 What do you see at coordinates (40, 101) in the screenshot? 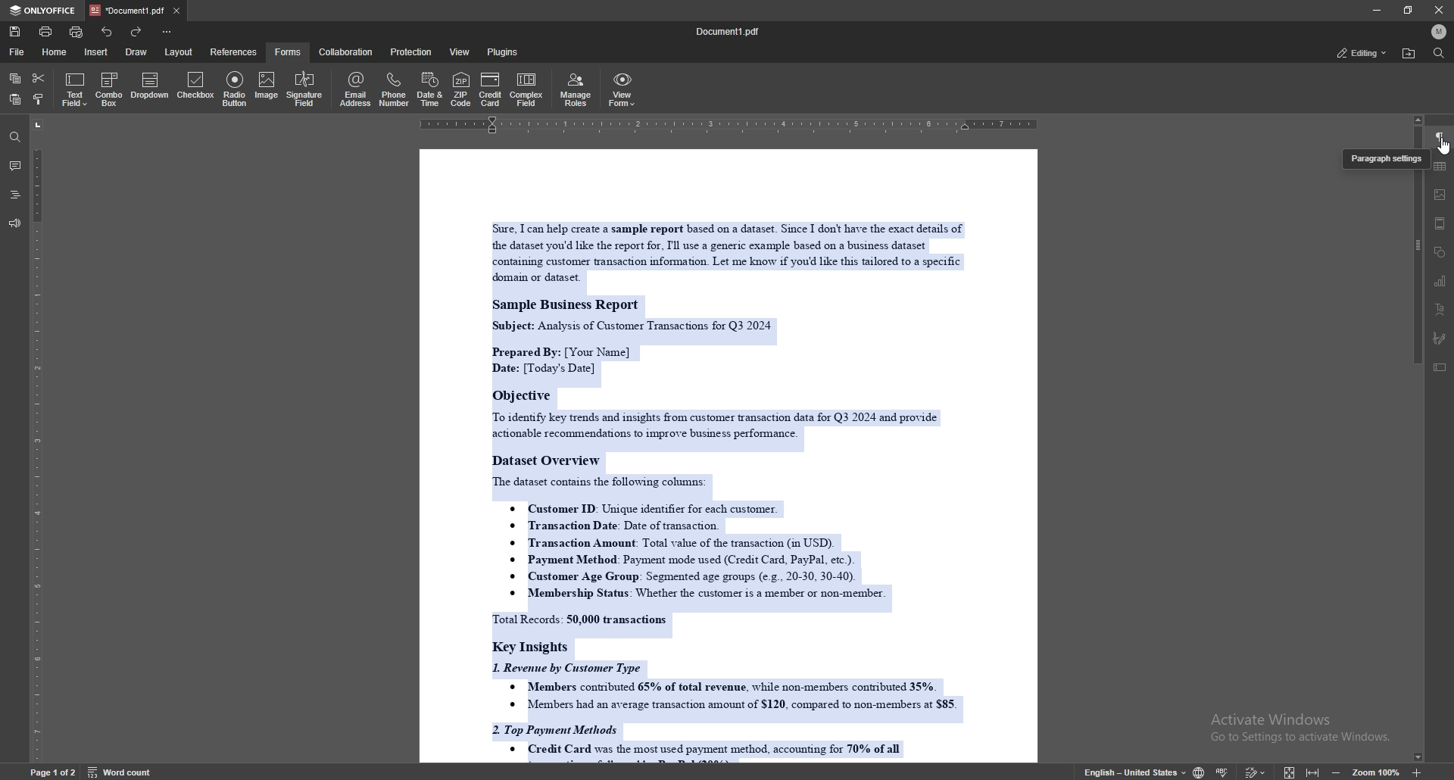
I see `copy style` at bounding box center [40, 101].